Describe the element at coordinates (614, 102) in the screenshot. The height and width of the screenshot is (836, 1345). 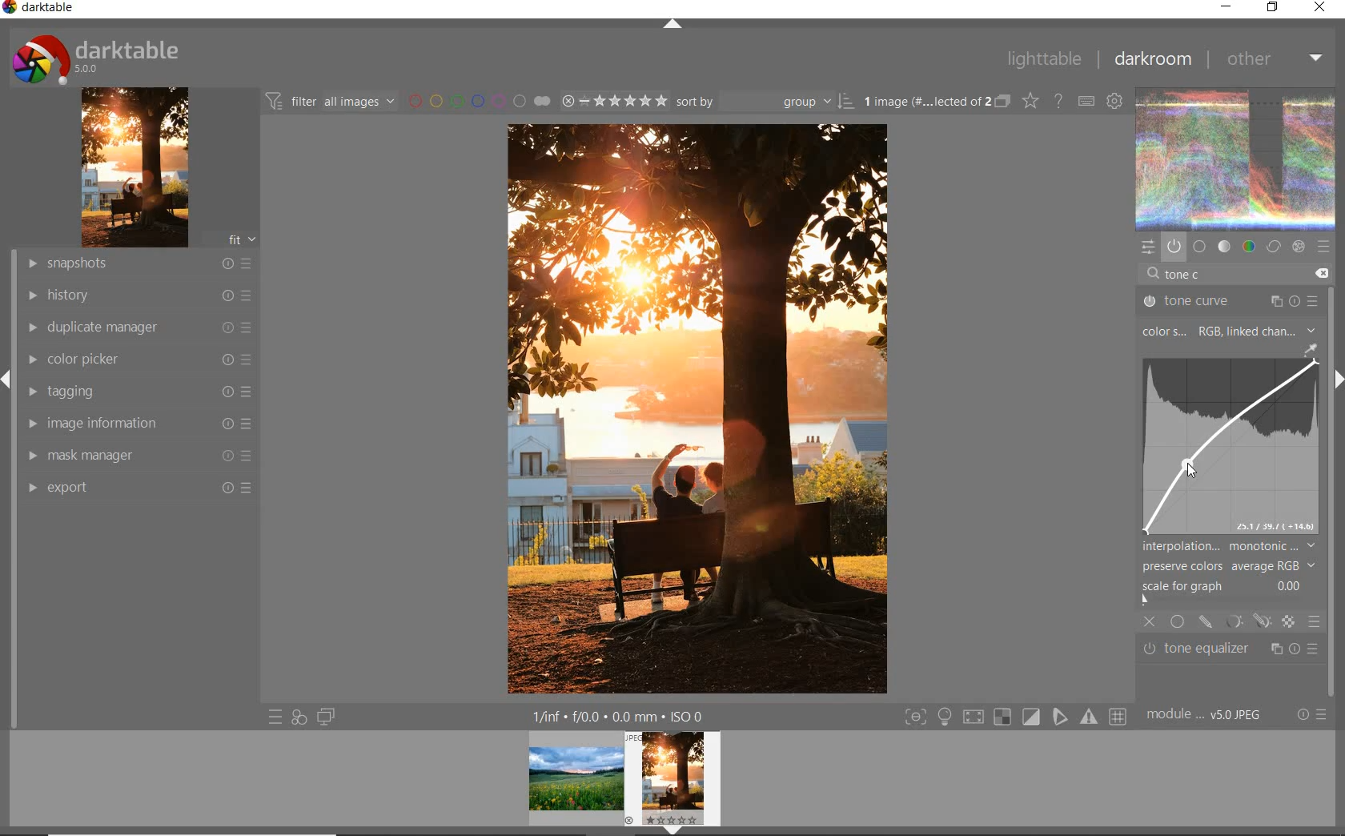
I see `selected Image range rating` at that location.